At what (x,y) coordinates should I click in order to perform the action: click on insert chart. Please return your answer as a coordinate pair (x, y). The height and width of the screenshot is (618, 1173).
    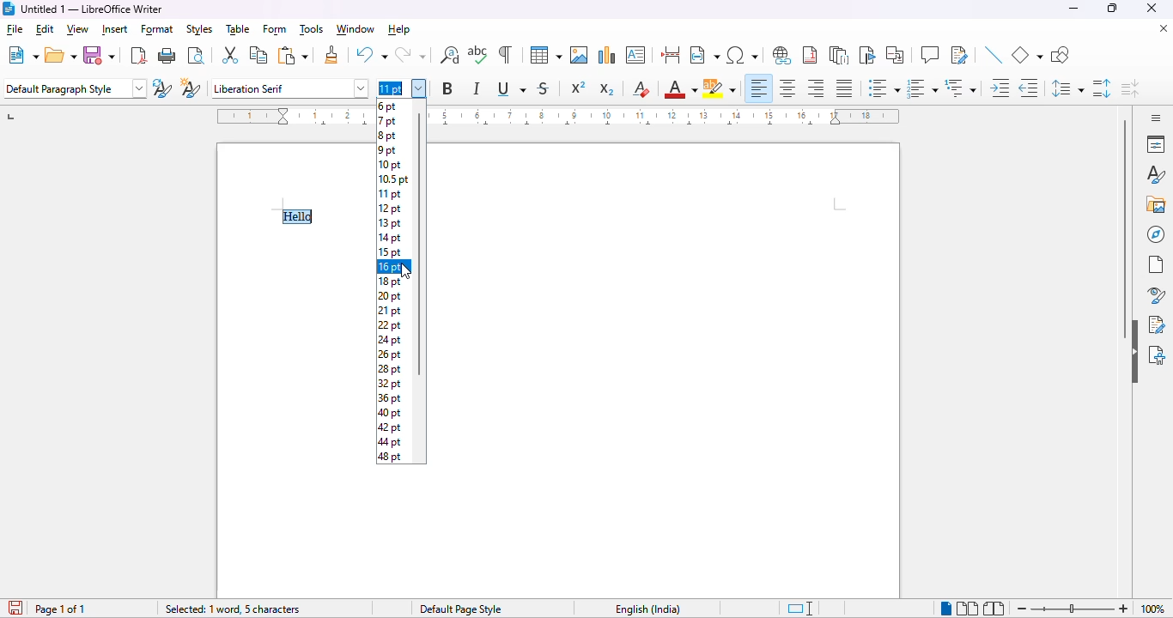
    Looking at the image, I should click on (607, 55).